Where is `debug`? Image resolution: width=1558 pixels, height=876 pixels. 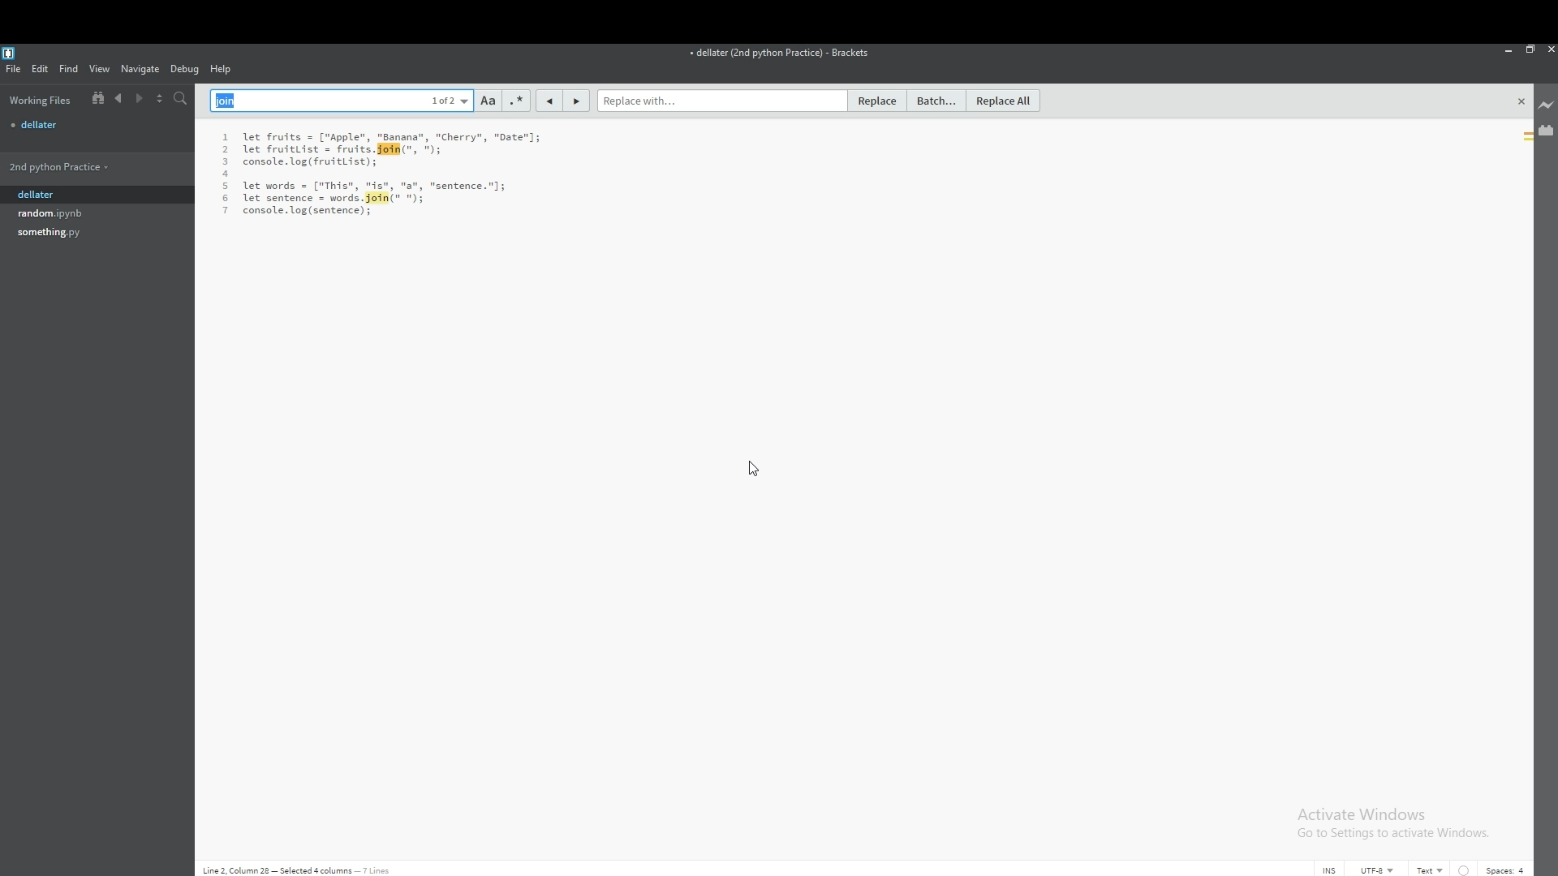
debug is located at coordinates (185, 69).